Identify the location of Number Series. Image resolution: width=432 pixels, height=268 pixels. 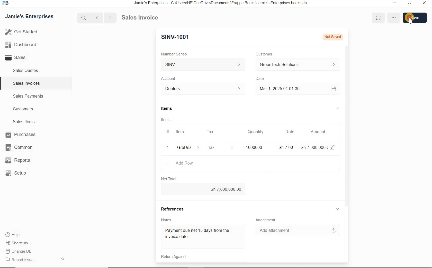
(173, 53).